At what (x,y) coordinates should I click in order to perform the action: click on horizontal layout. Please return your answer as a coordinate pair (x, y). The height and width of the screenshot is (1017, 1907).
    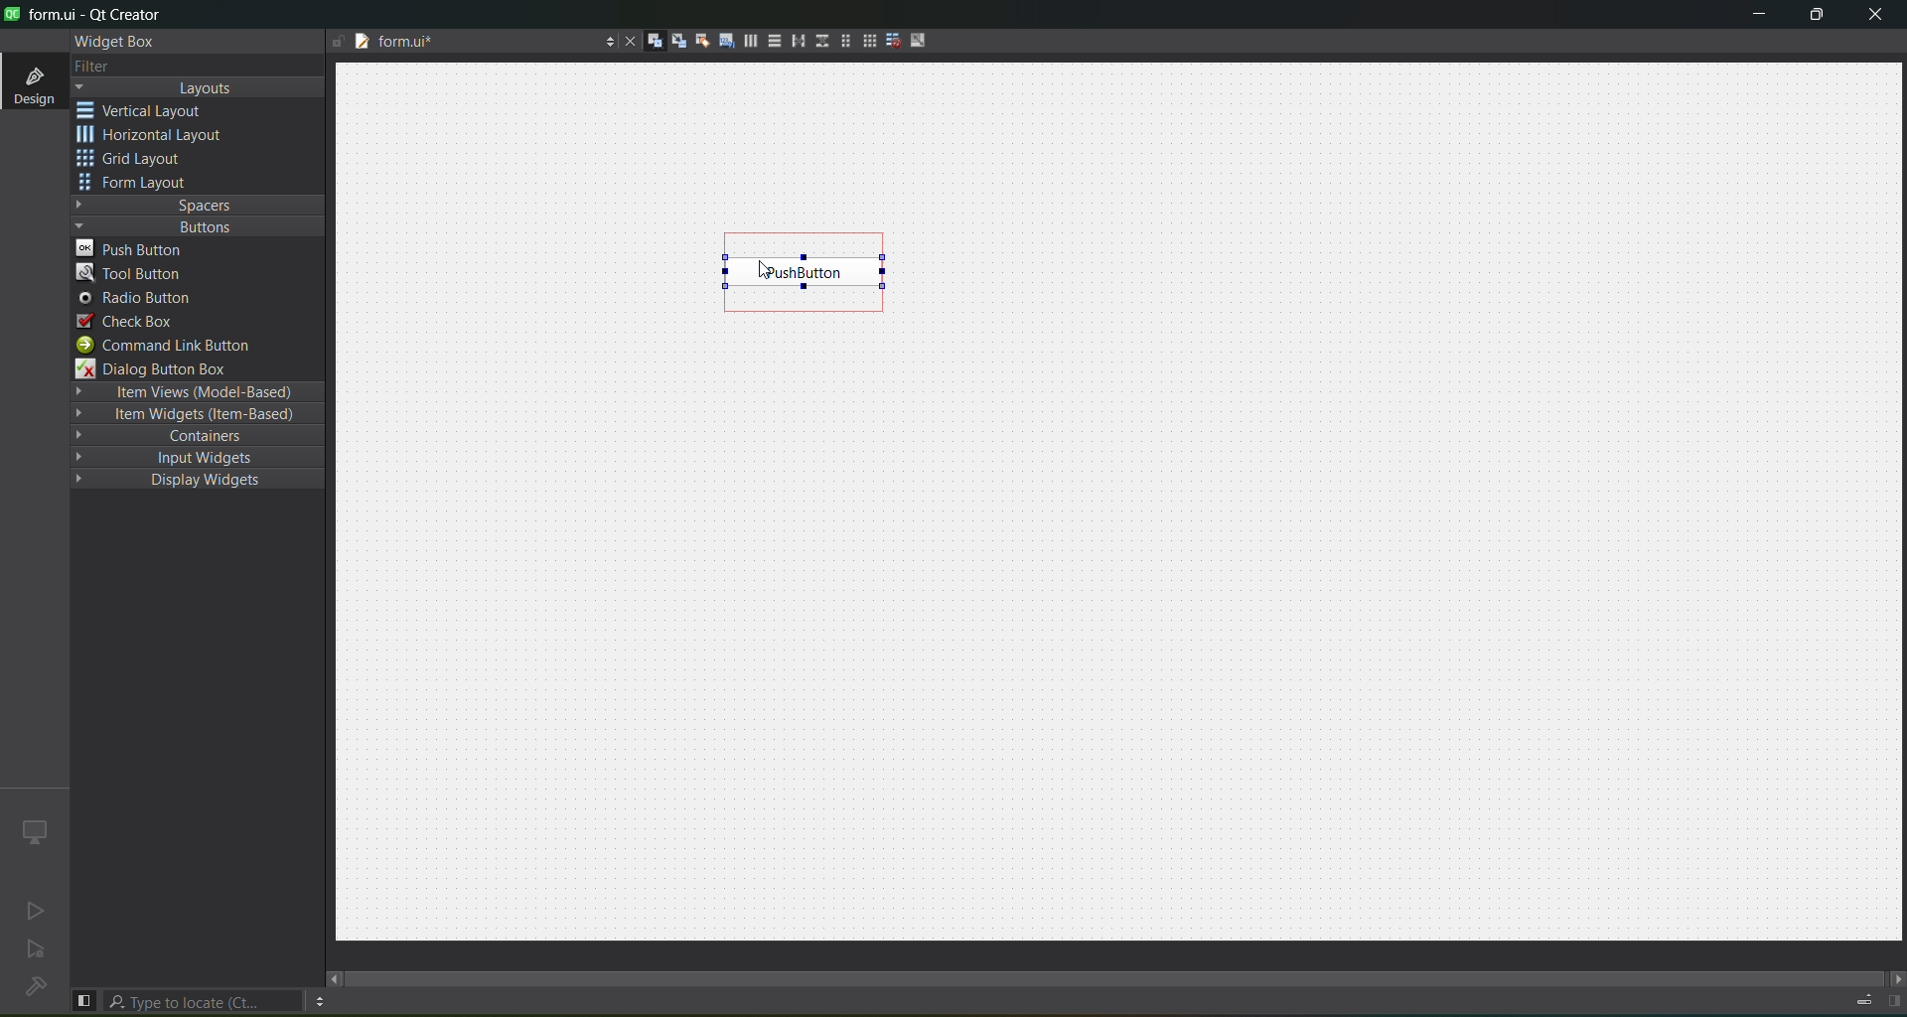
    Looking at the image, I should click on (156, 137).